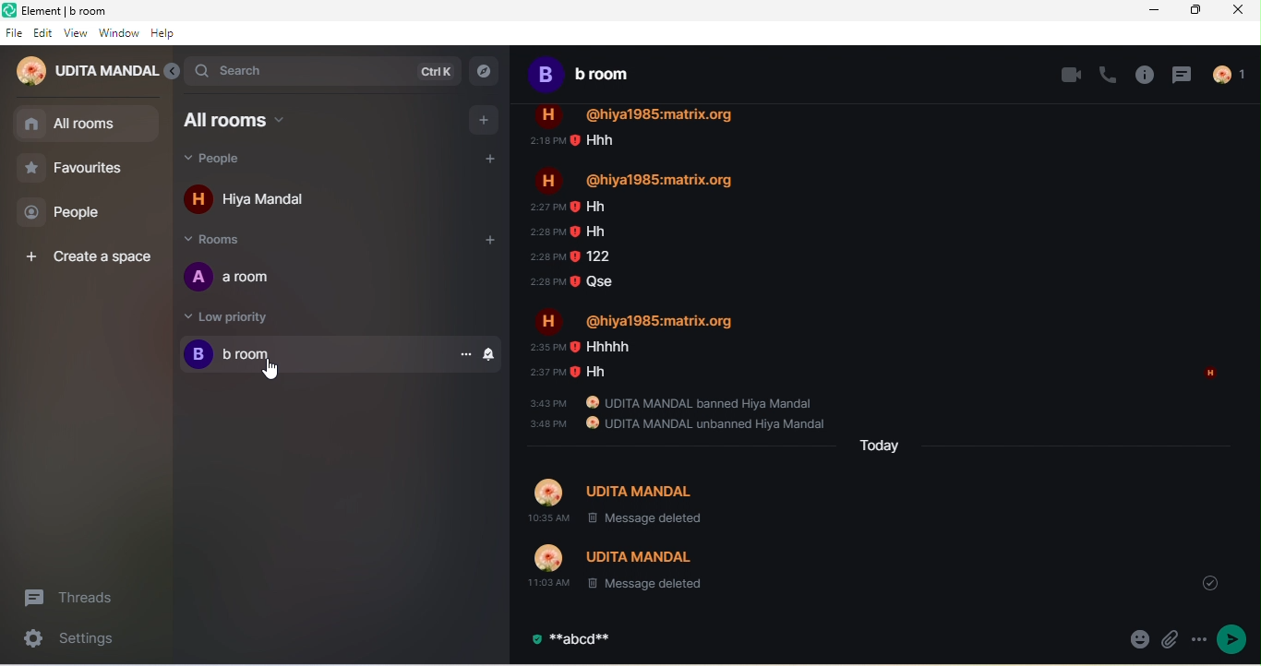  Describe the element at coordinates (490, 73) in the screenshot. I see `explore` at that location.